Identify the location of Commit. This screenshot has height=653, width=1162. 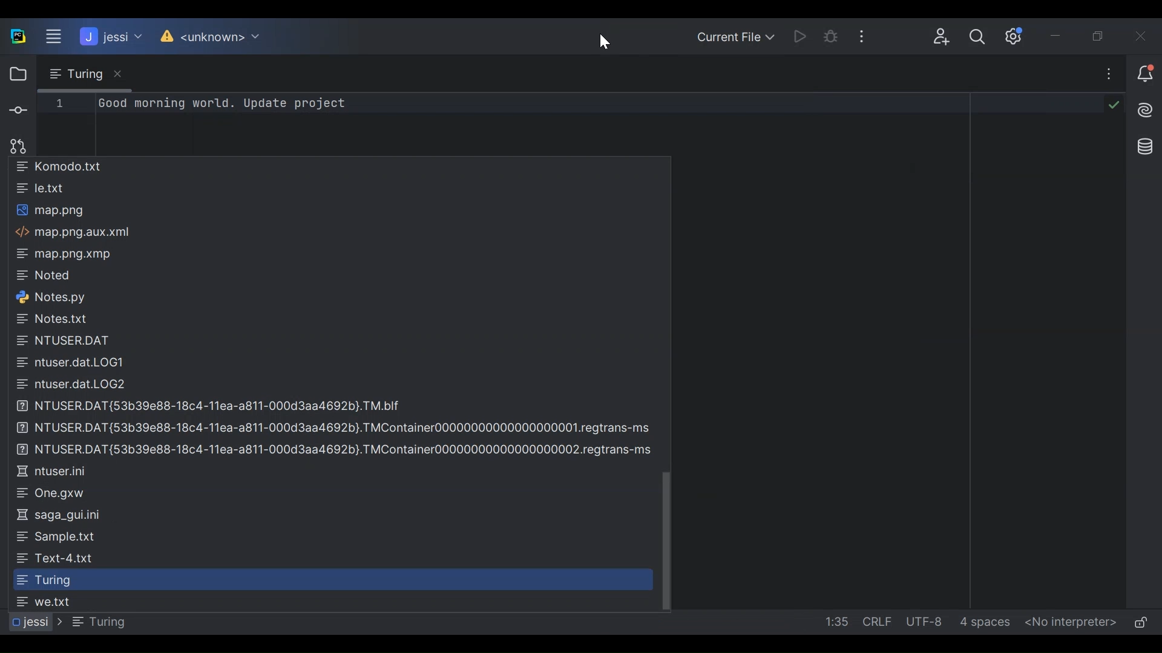
(17, 111).